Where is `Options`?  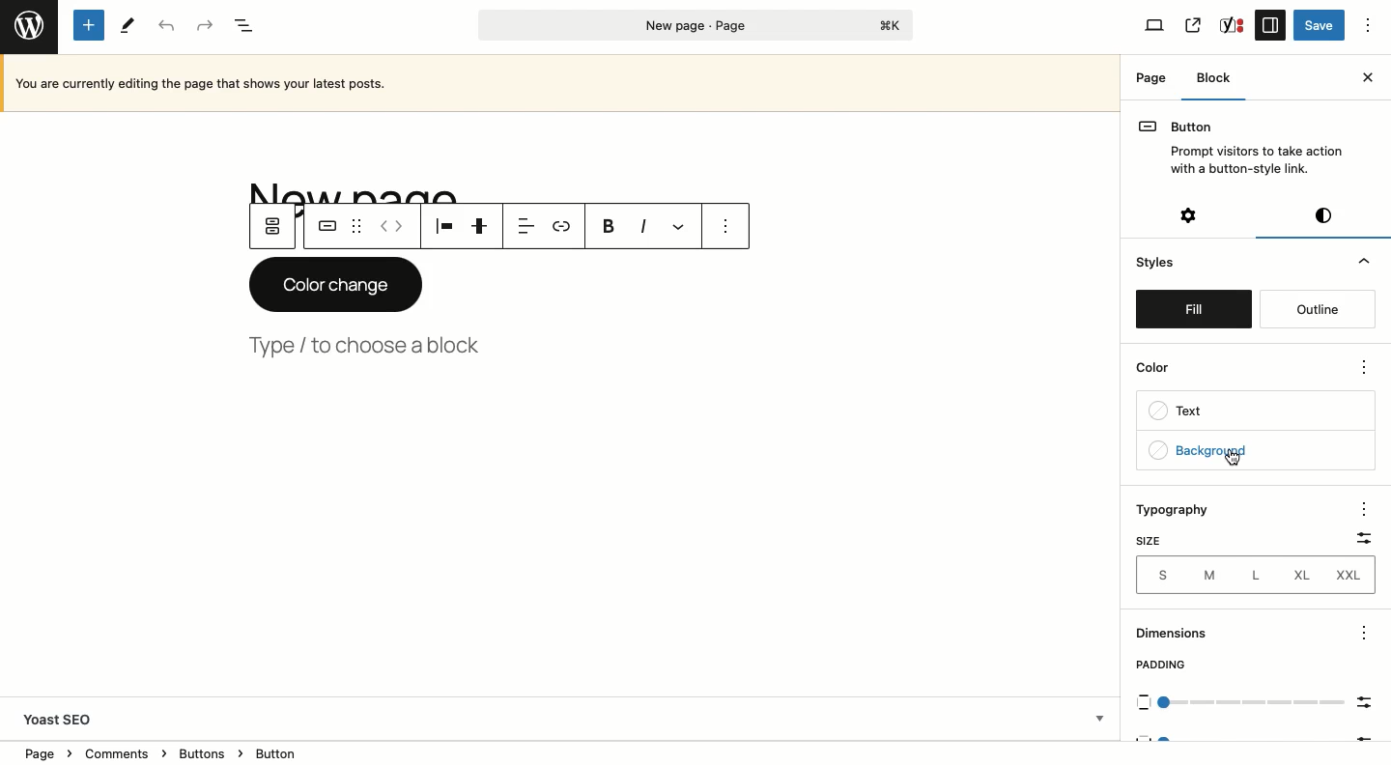 Options is located at coordinates (1367, 25).